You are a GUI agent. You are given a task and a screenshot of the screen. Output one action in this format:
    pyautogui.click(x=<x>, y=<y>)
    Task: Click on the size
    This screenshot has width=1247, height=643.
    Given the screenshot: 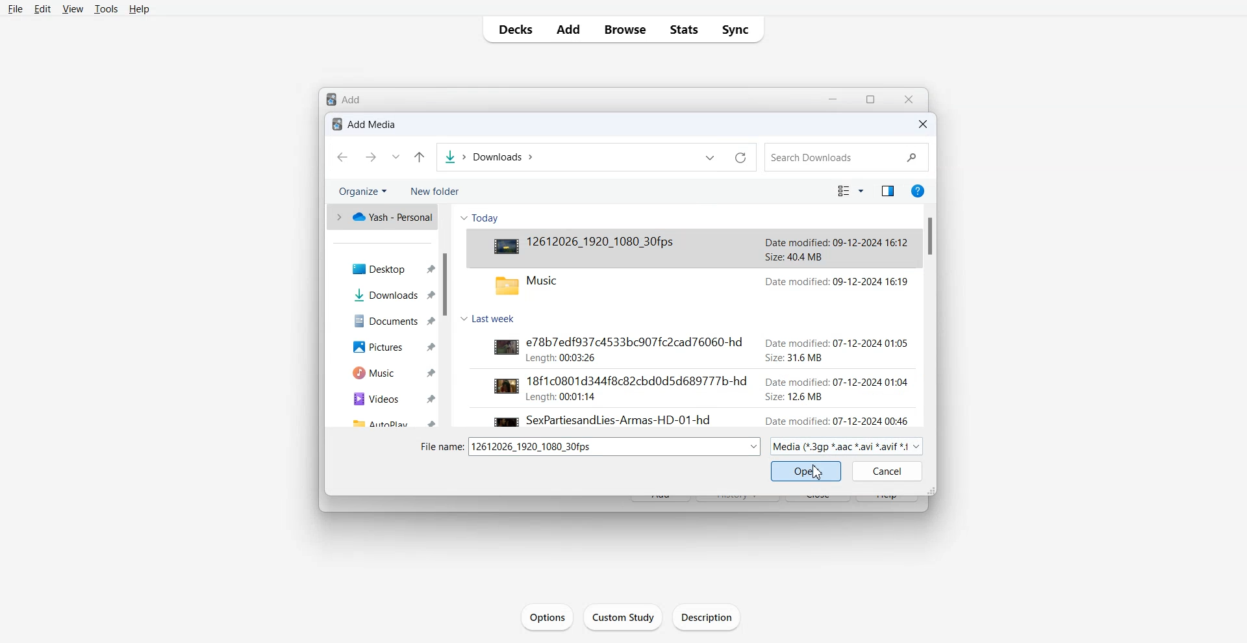 What is the action you would take?
    pyautogui.click(x=794, y=396)
    